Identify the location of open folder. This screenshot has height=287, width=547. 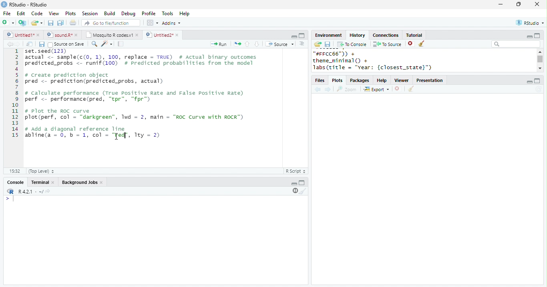
(317, 44).